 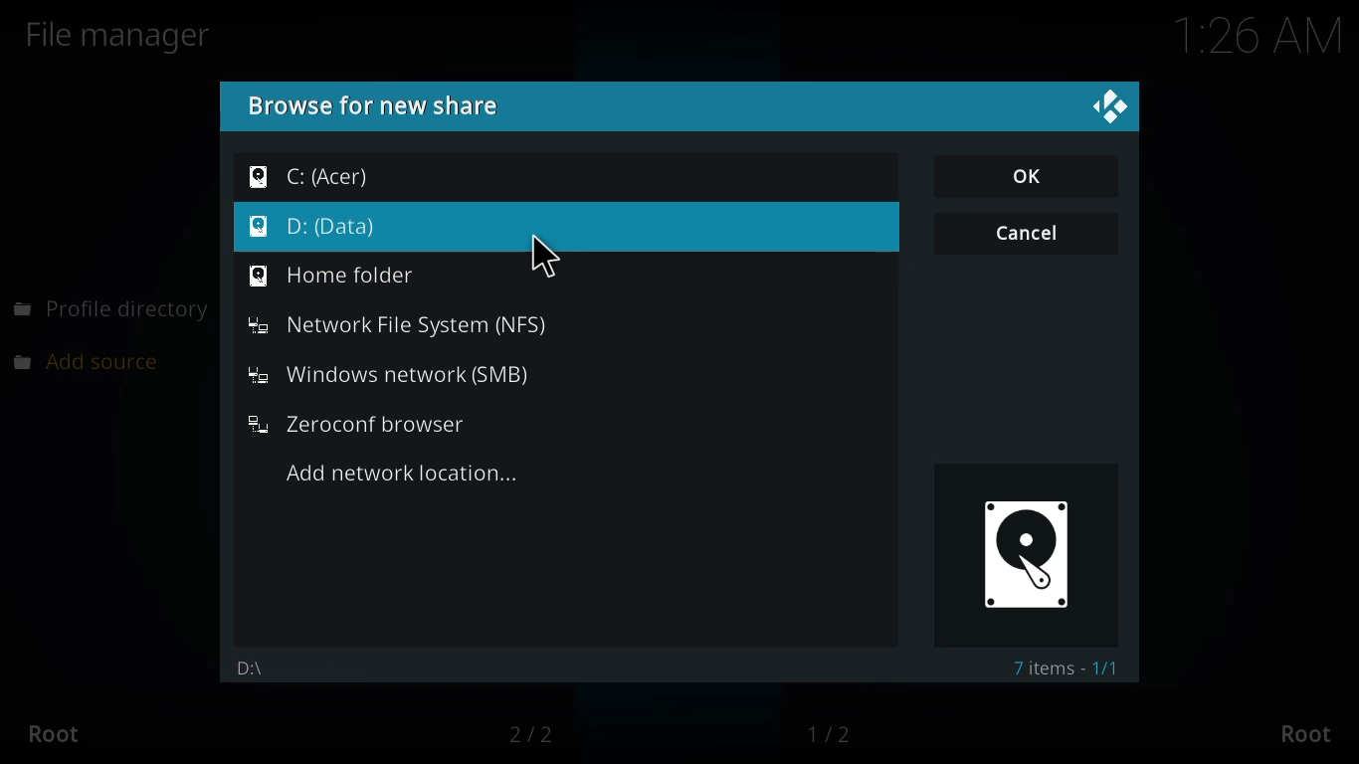 I want to click on windows network, so click(x=399, y=375).